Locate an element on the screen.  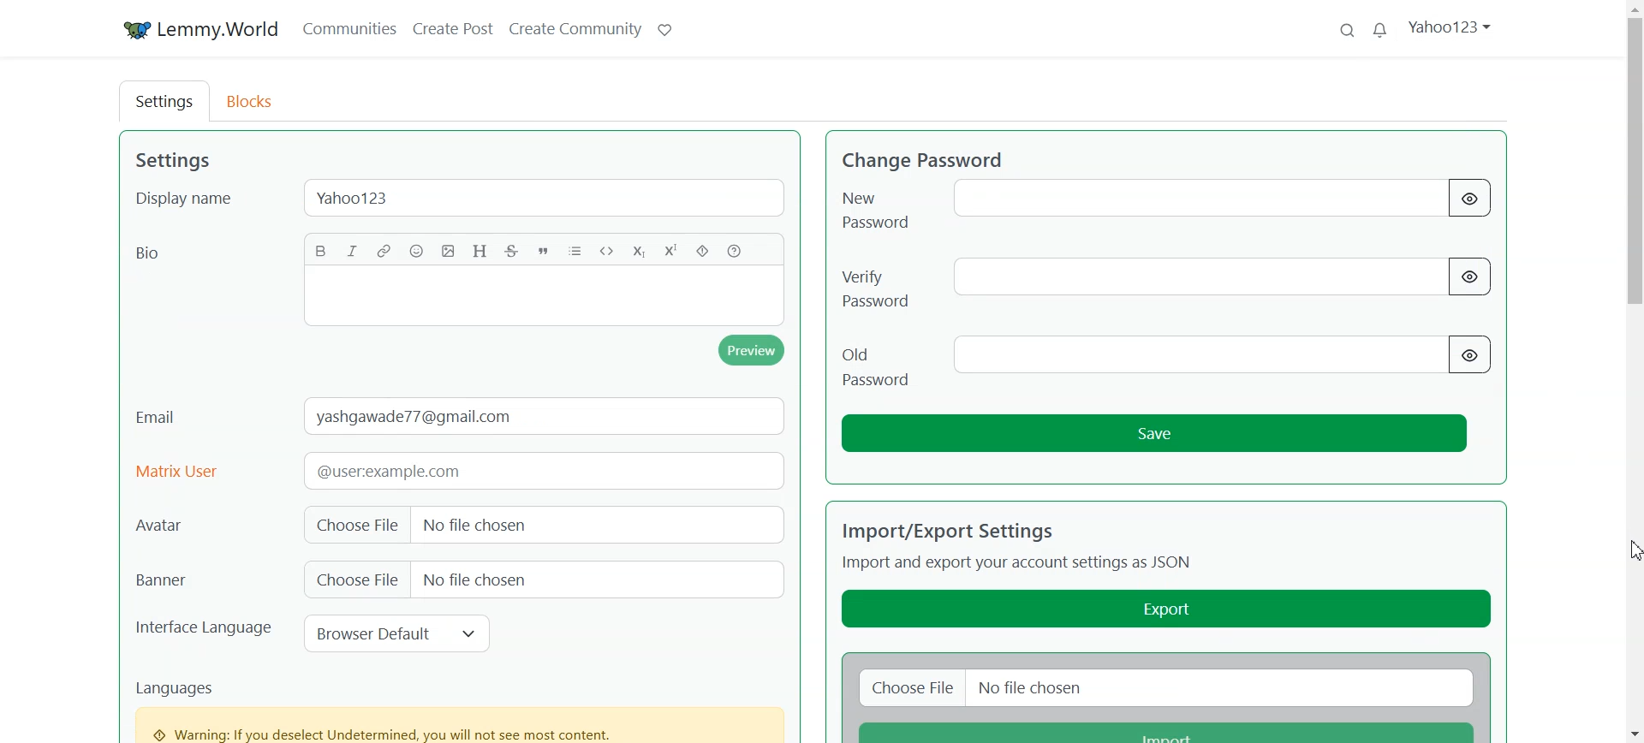
Matrix User is located at coordinates (180, 470).